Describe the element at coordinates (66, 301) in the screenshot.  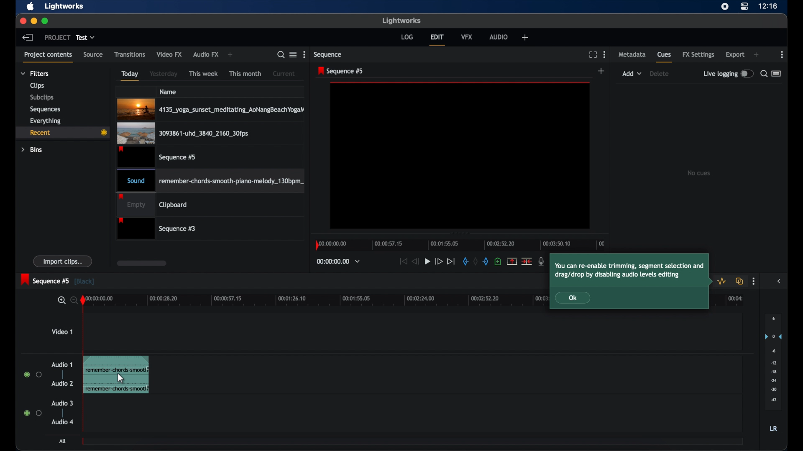
I see `search` at that location.